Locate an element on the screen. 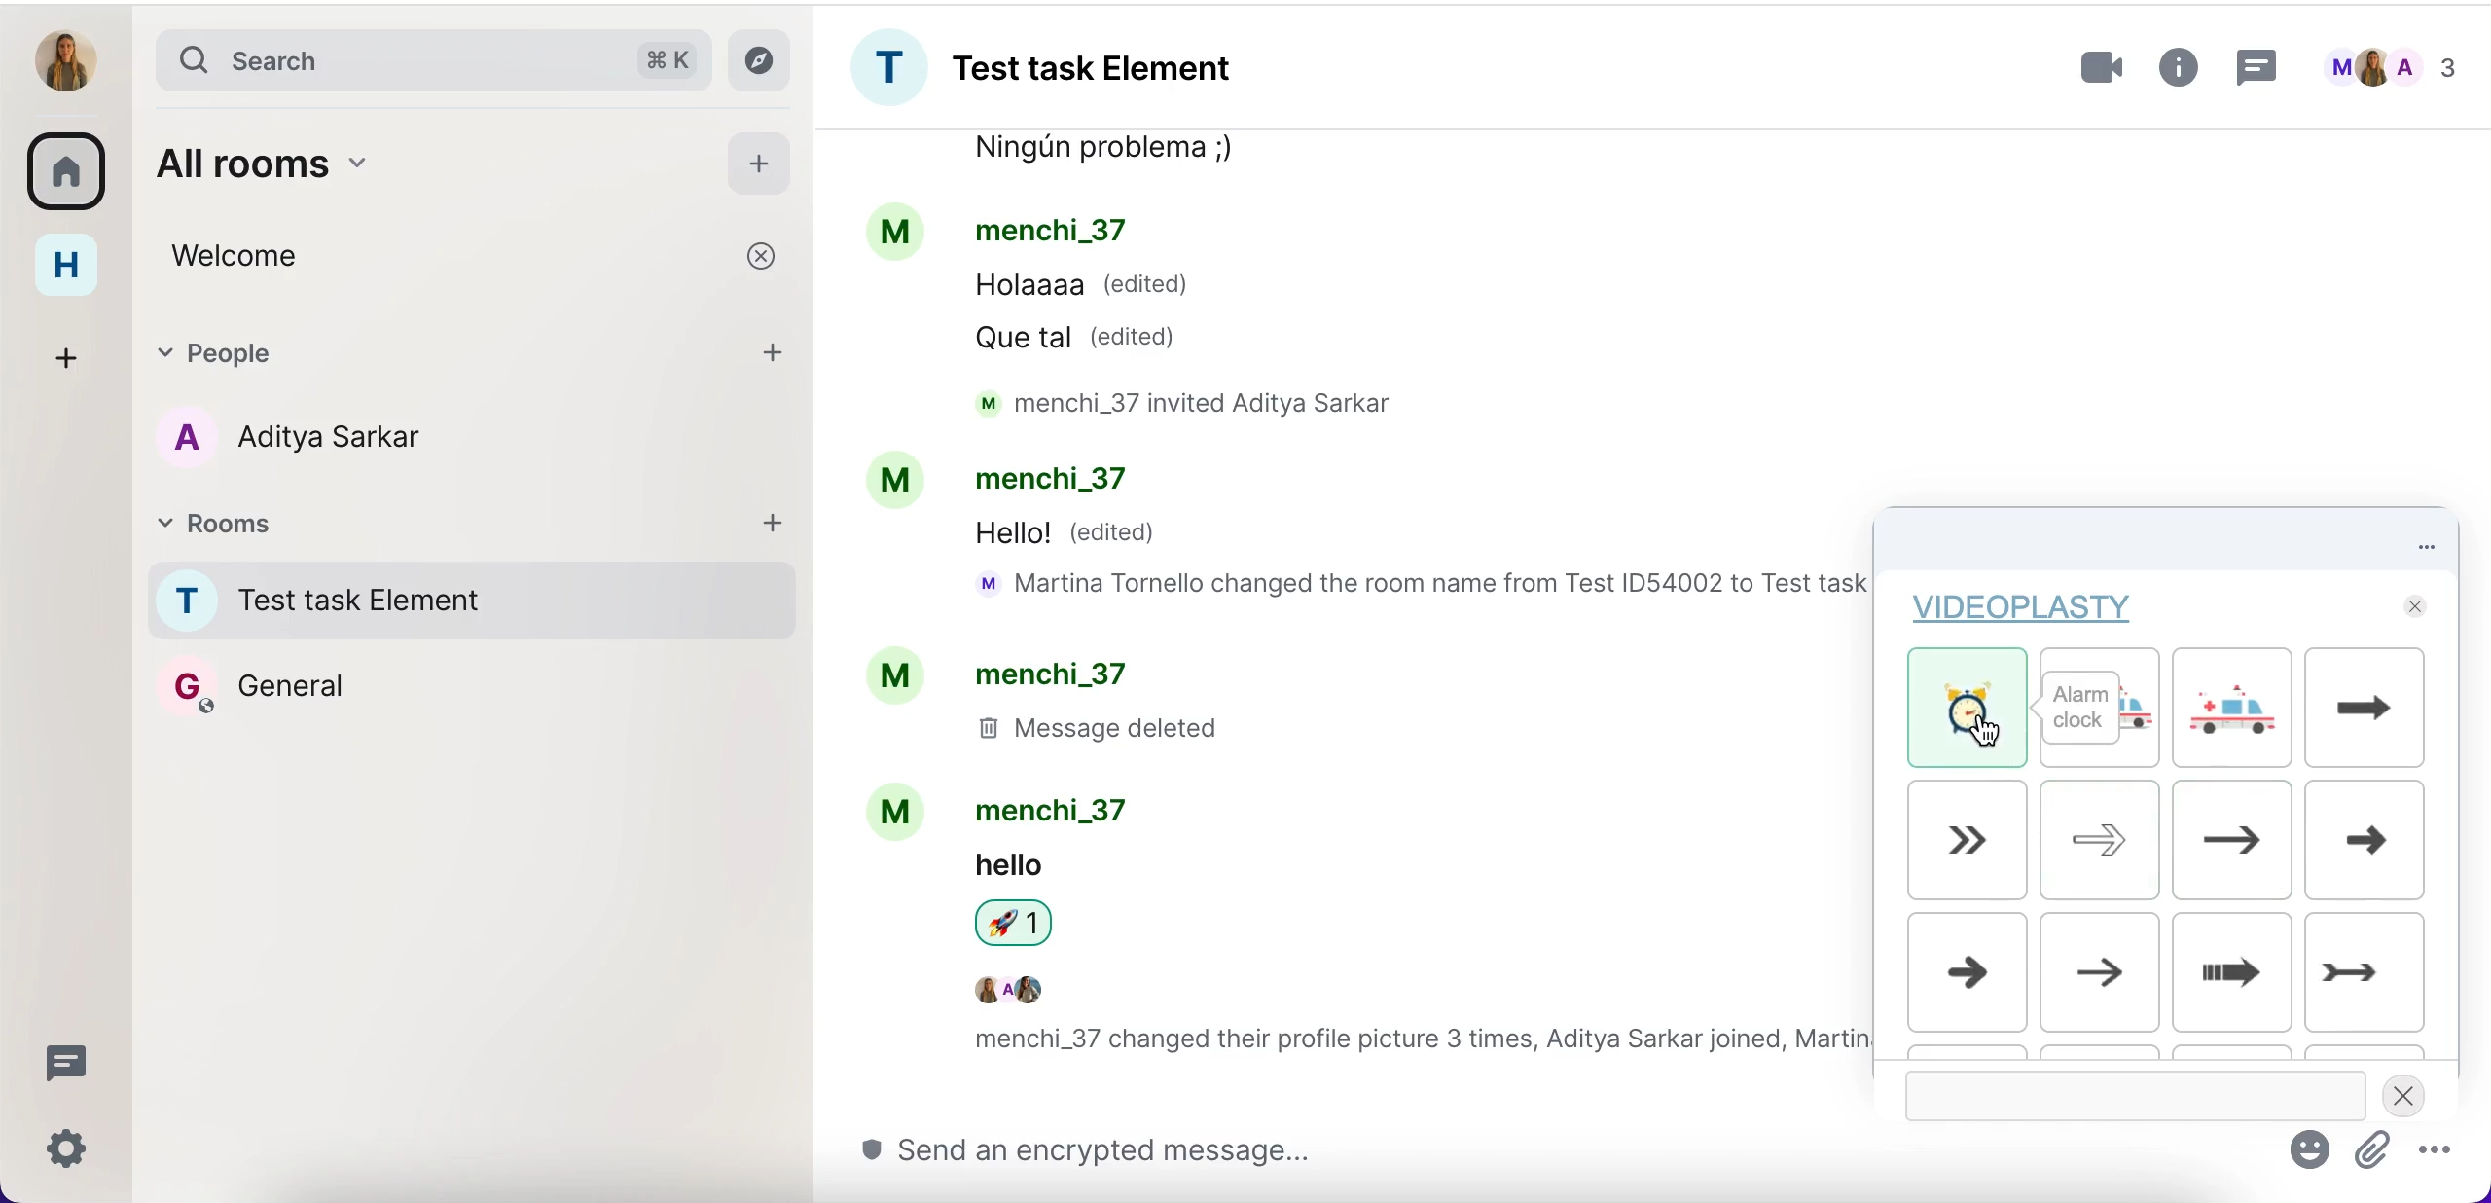 The image size is (2491, 1203). people is located at coordinates (433, 352).